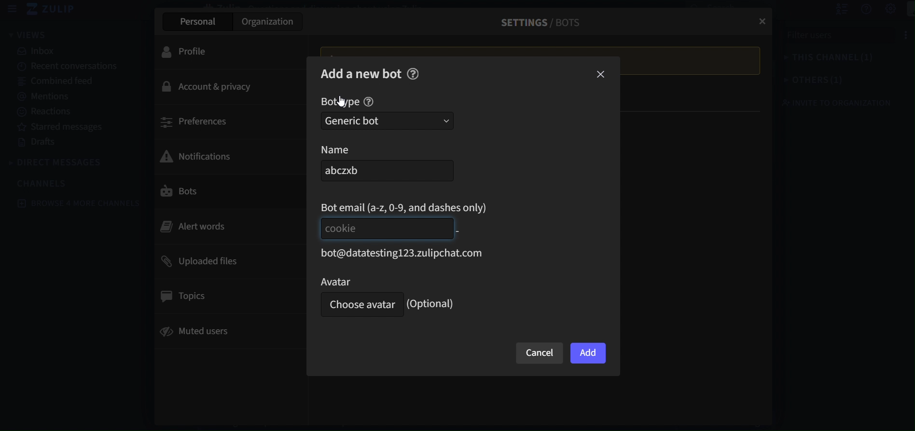 Image resolution: width=915 pixels, height=431 pixels. I want to click on uploaded files, so click(227, 260).